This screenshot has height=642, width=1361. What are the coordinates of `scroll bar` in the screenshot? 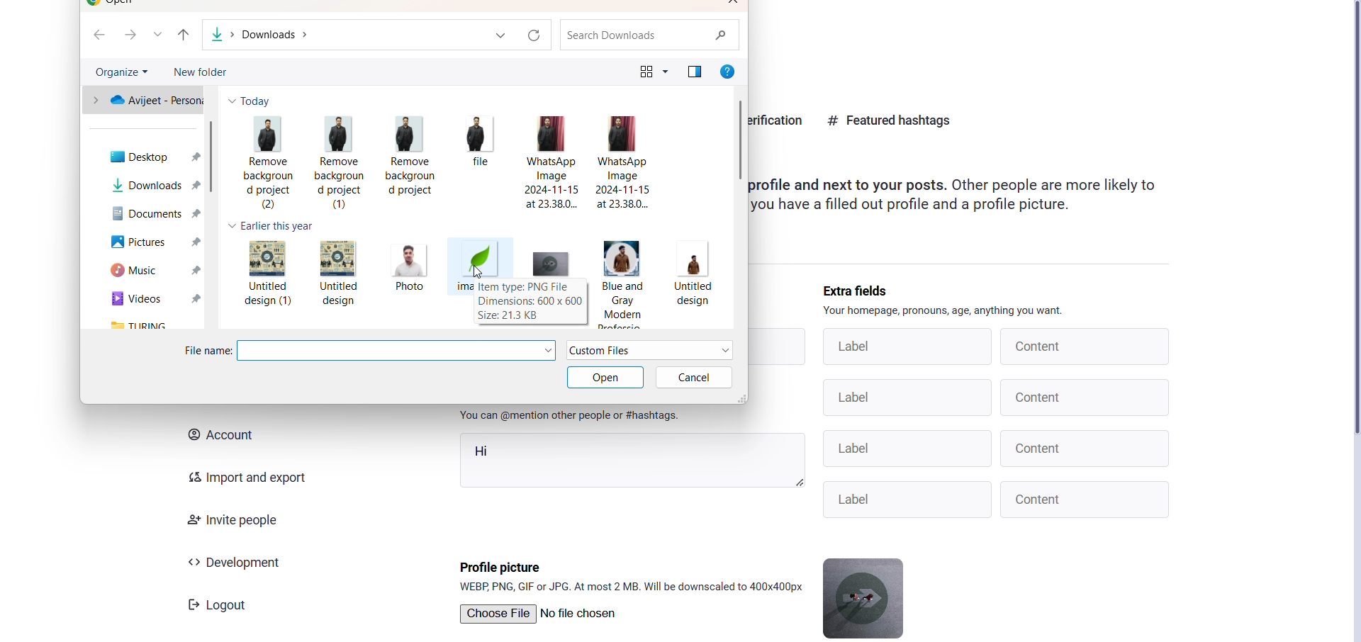 It's located at (213, 158).